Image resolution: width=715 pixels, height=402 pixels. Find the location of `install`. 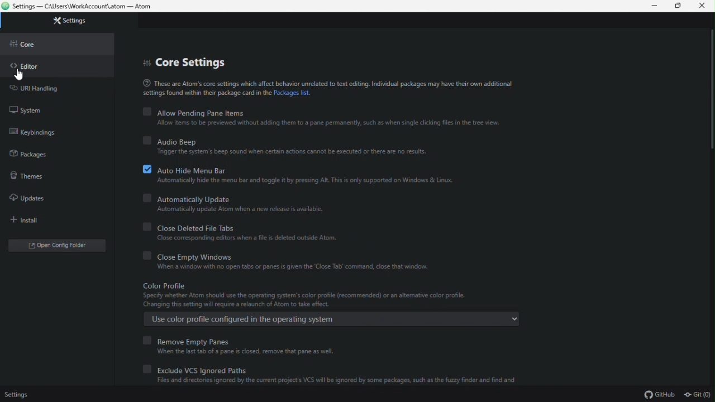

install is located at coordinates (34, 221).